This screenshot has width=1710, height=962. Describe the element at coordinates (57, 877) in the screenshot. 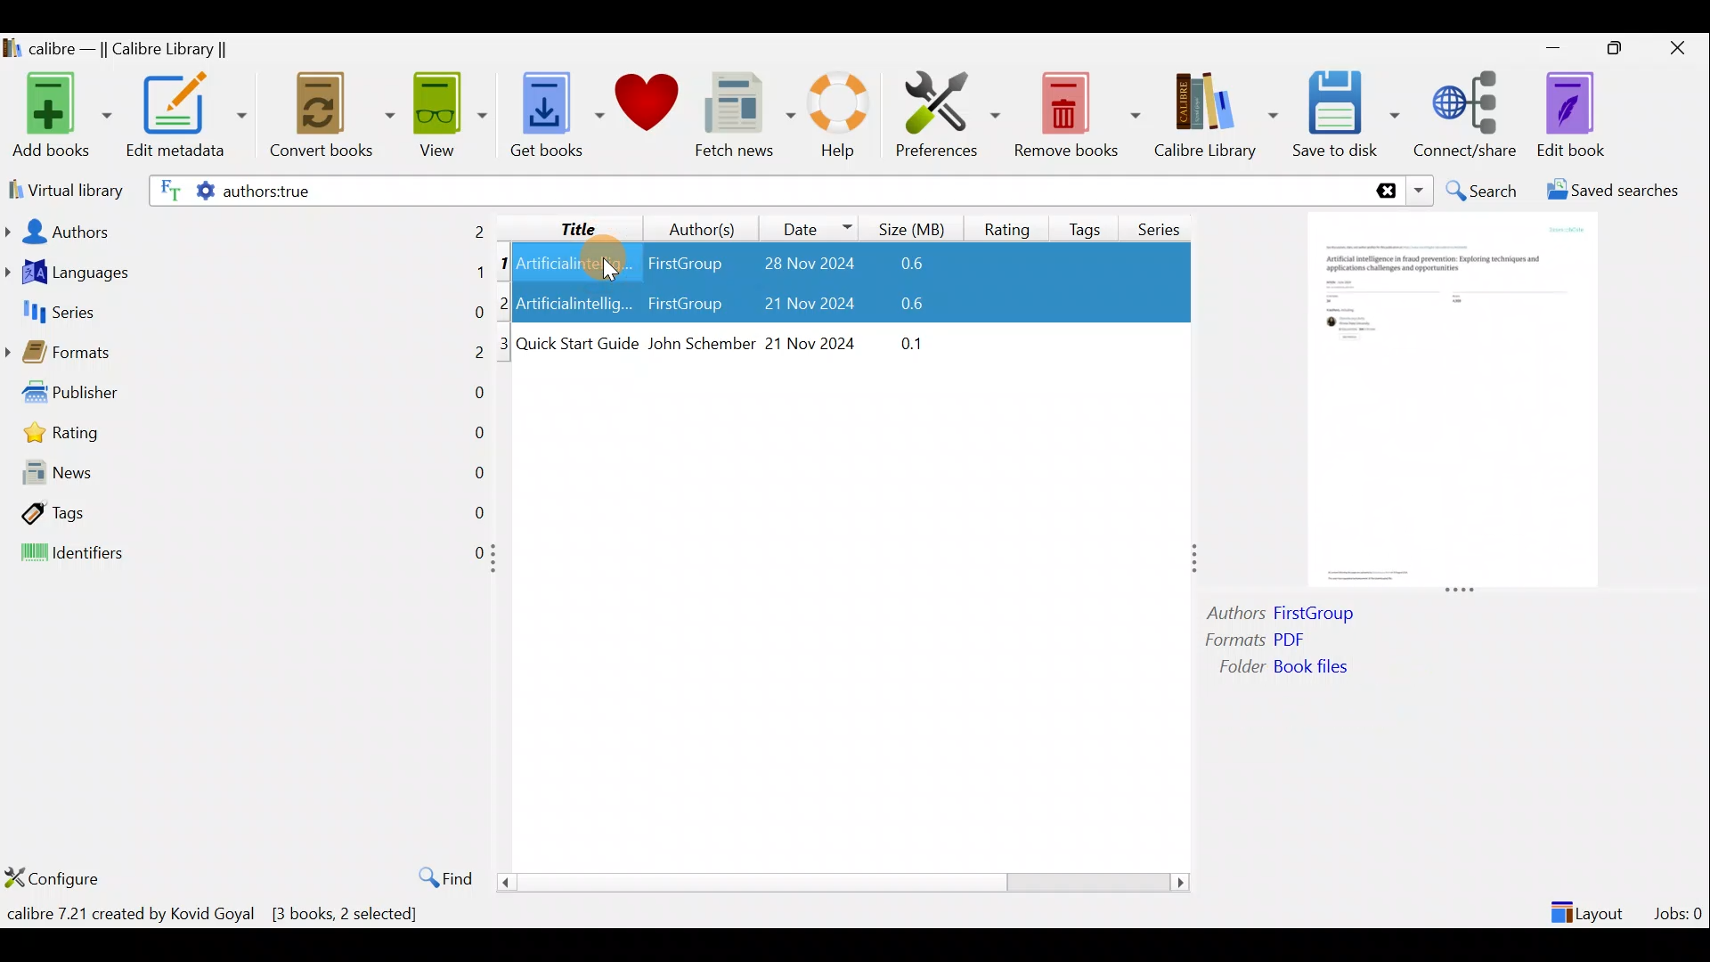

I see `Configure` at that location.